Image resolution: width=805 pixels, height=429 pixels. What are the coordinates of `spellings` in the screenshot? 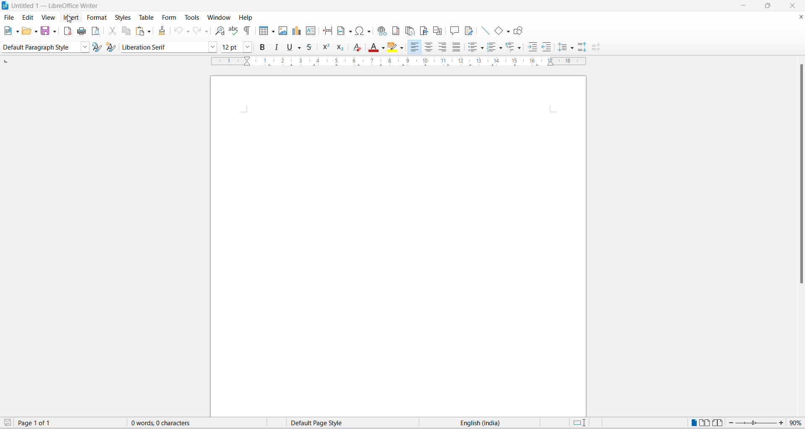 It's located at (234, 31).